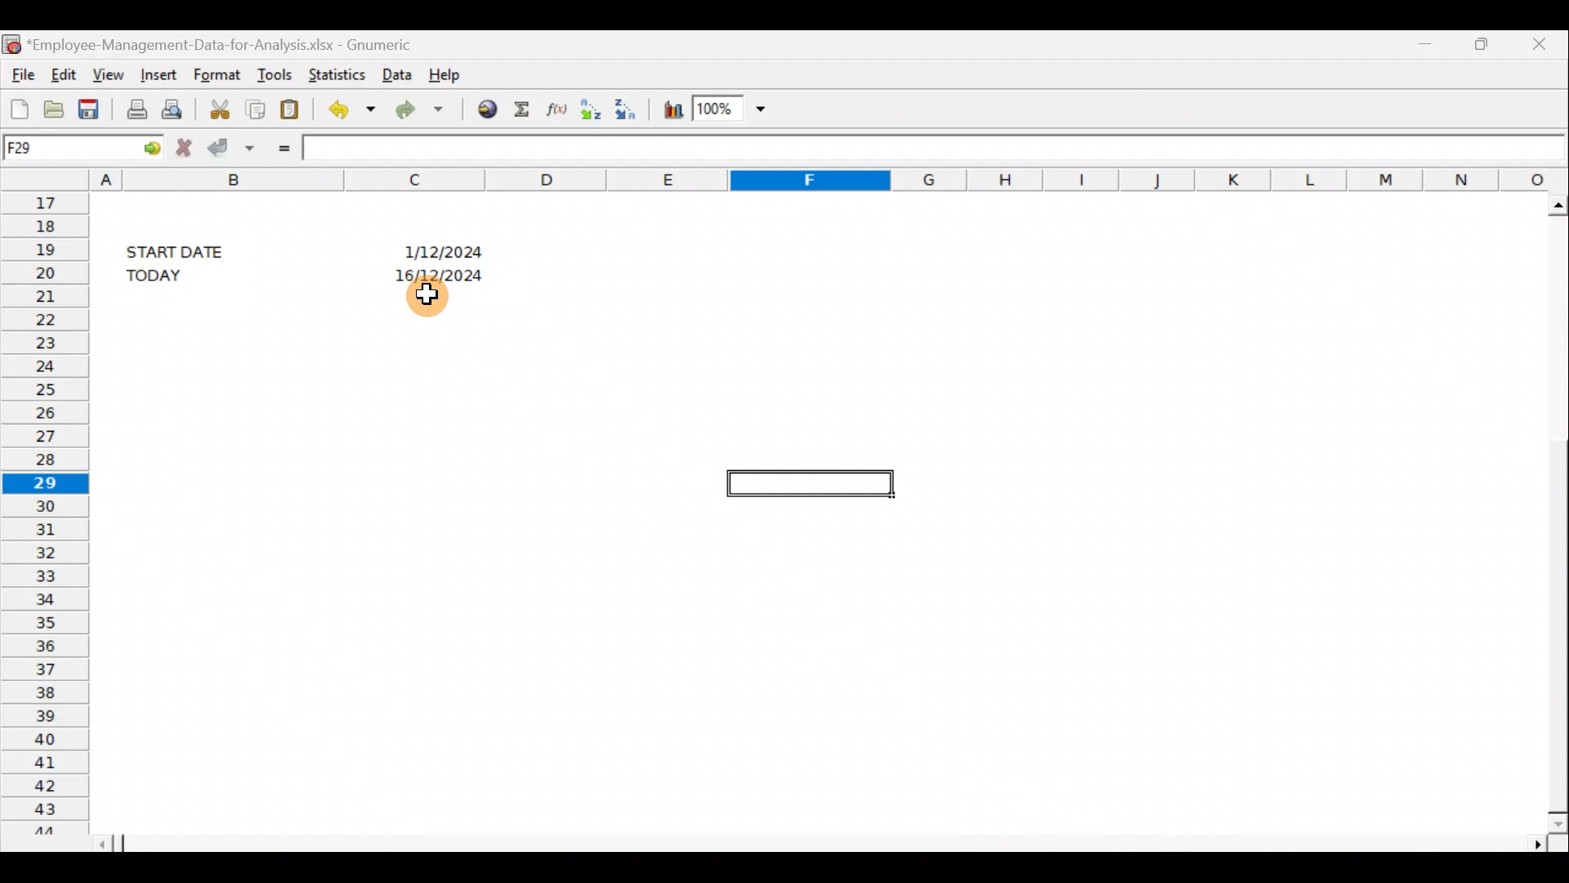  What do you see at coordinates (273, 70) in the screenshot?
I see `Tools` at bounding box center [273, 70].